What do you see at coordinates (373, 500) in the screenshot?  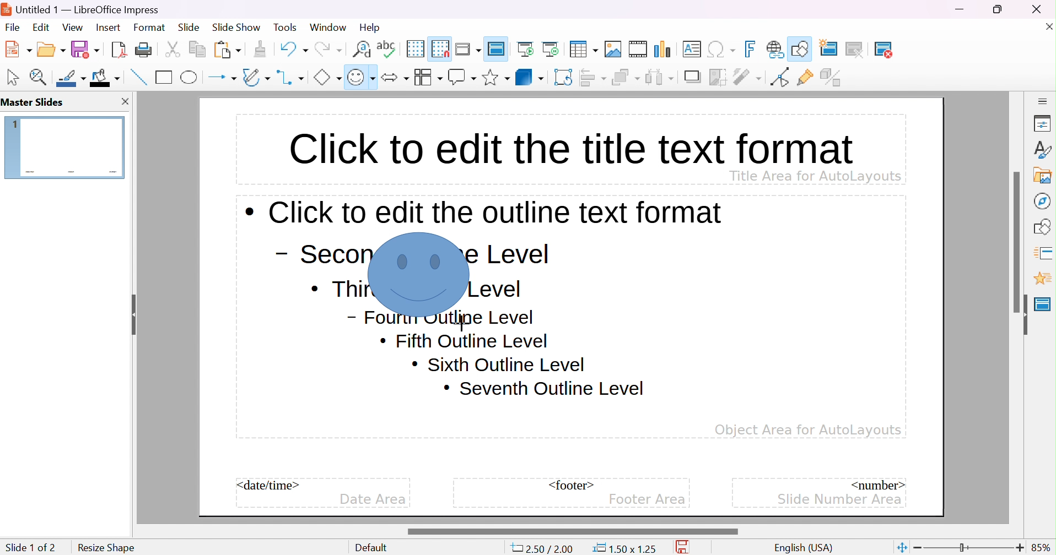 I see `date area` at bounding box center [373, 500].